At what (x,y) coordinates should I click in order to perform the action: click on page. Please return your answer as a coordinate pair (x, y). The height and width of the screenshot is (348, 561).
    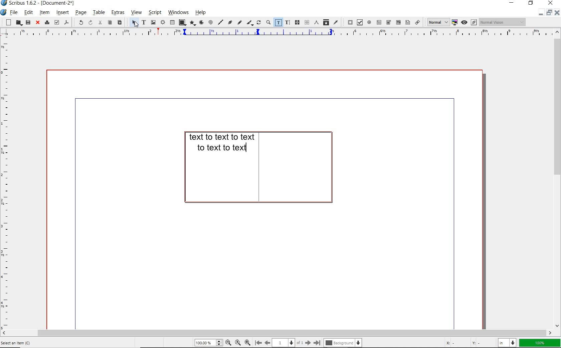
    Looking at the image, I should click on (80, 13).